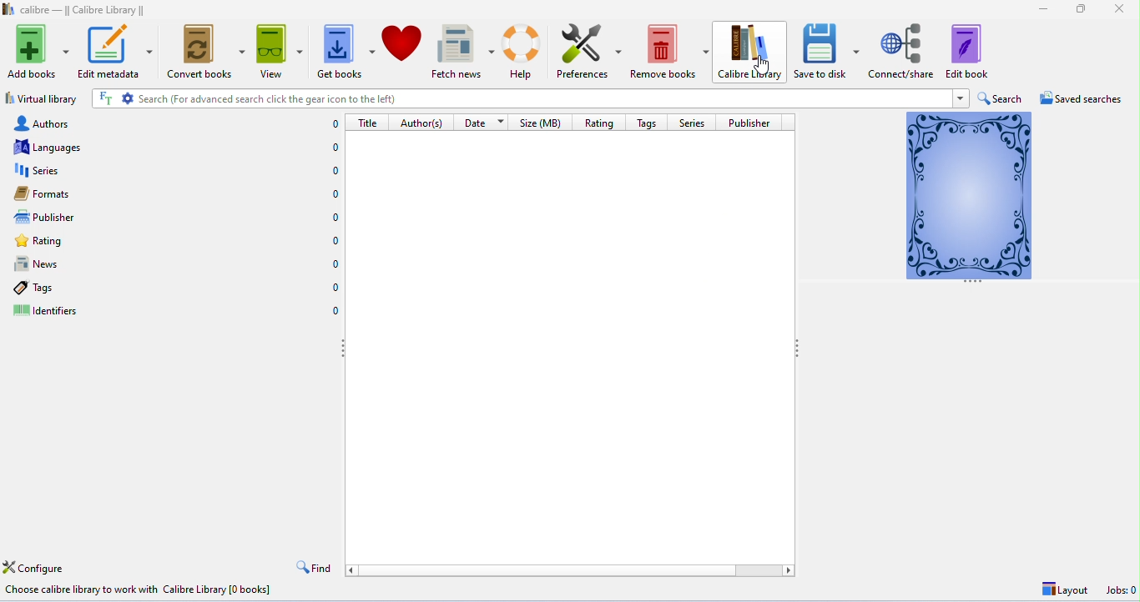  What do you see at coordinates (520, 98) in the screenshot?
I see `search bar` at bounding box center [520, 98].